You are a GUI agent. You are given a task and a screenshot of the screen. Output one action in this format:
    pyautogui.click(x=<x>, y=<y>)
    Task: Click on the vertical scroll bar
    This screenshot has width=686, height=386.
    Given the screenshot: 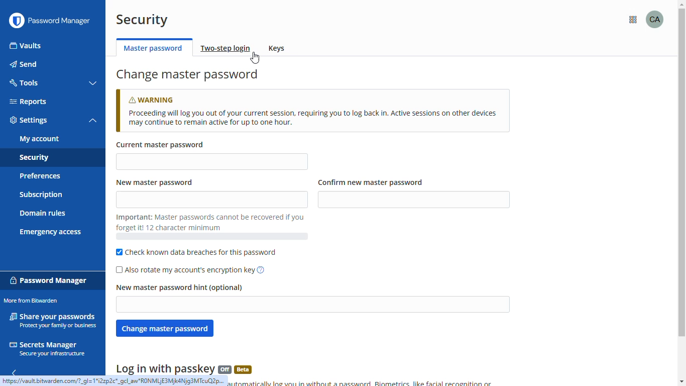 What is the action you would take?
    pyautogui.click(x=679, y=202)
    